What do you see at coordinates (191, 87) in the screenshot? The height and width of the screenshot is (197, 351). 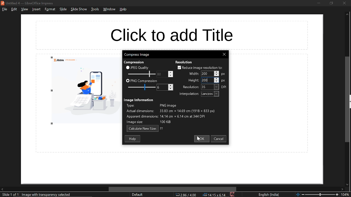 I see `resolution` at bounding box center [191, 87].